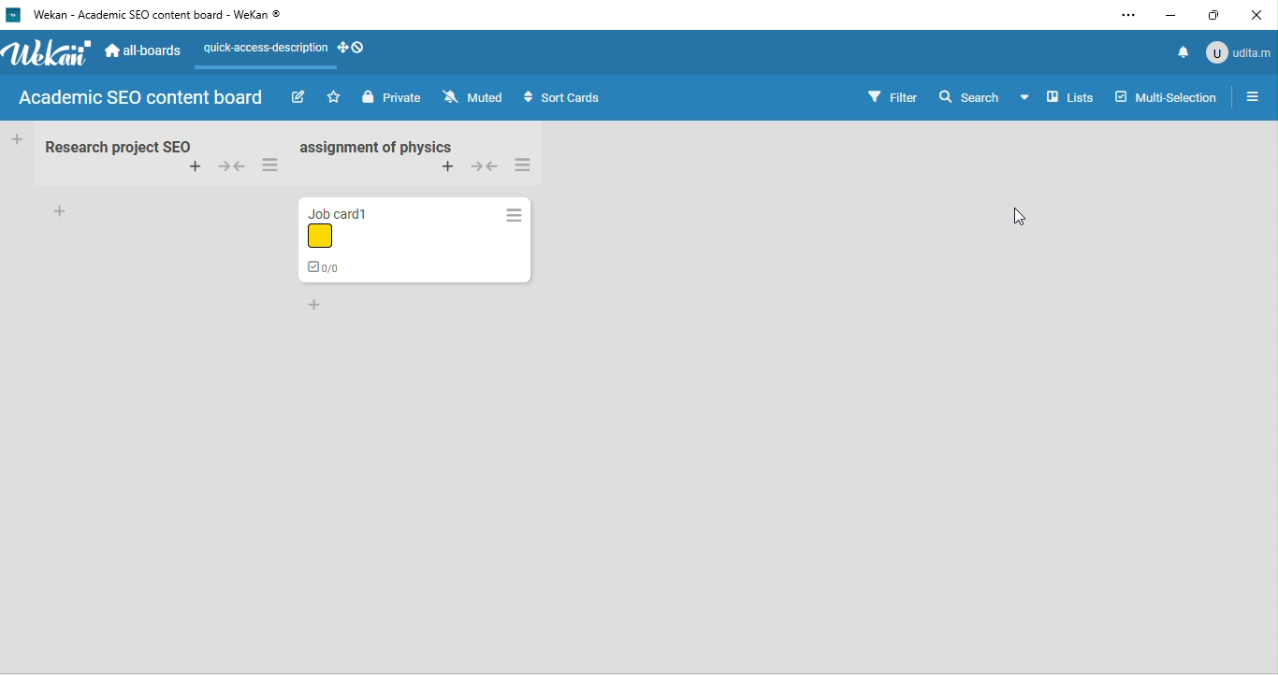 The image size is (1278, 675). What do you see at coordinates (1185, 51) in the screenshot?
I see `notification` at bounding box center [1185, 51].